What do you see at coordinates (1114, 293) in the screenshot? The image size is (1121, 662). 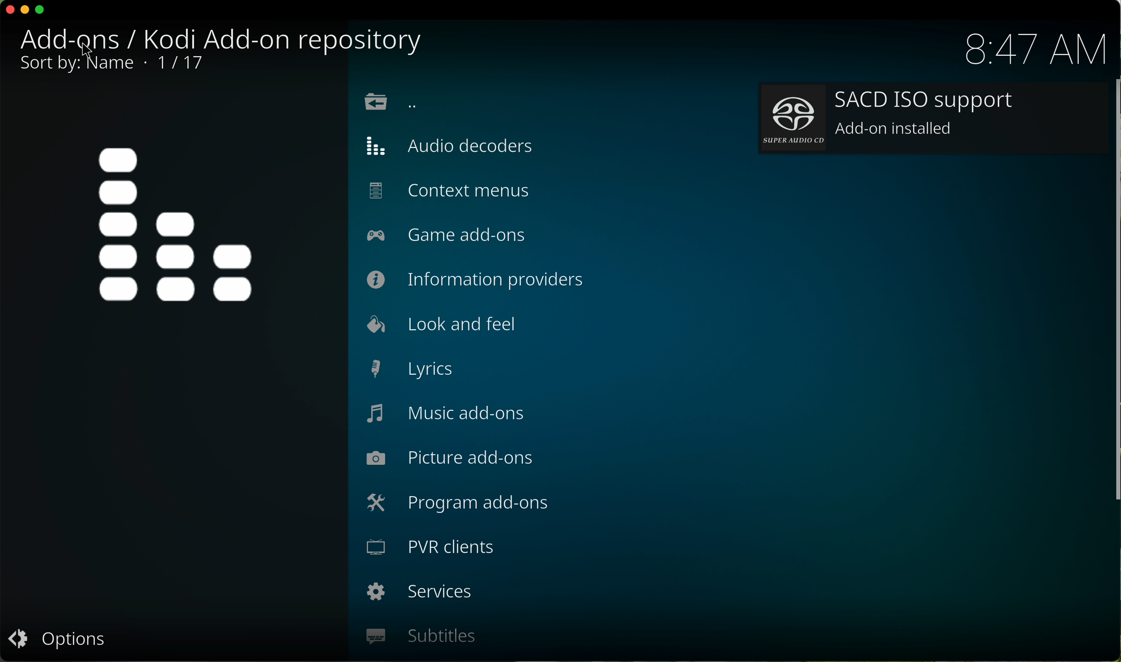 I see `scroll bar` at bounding box center [1114, 293].